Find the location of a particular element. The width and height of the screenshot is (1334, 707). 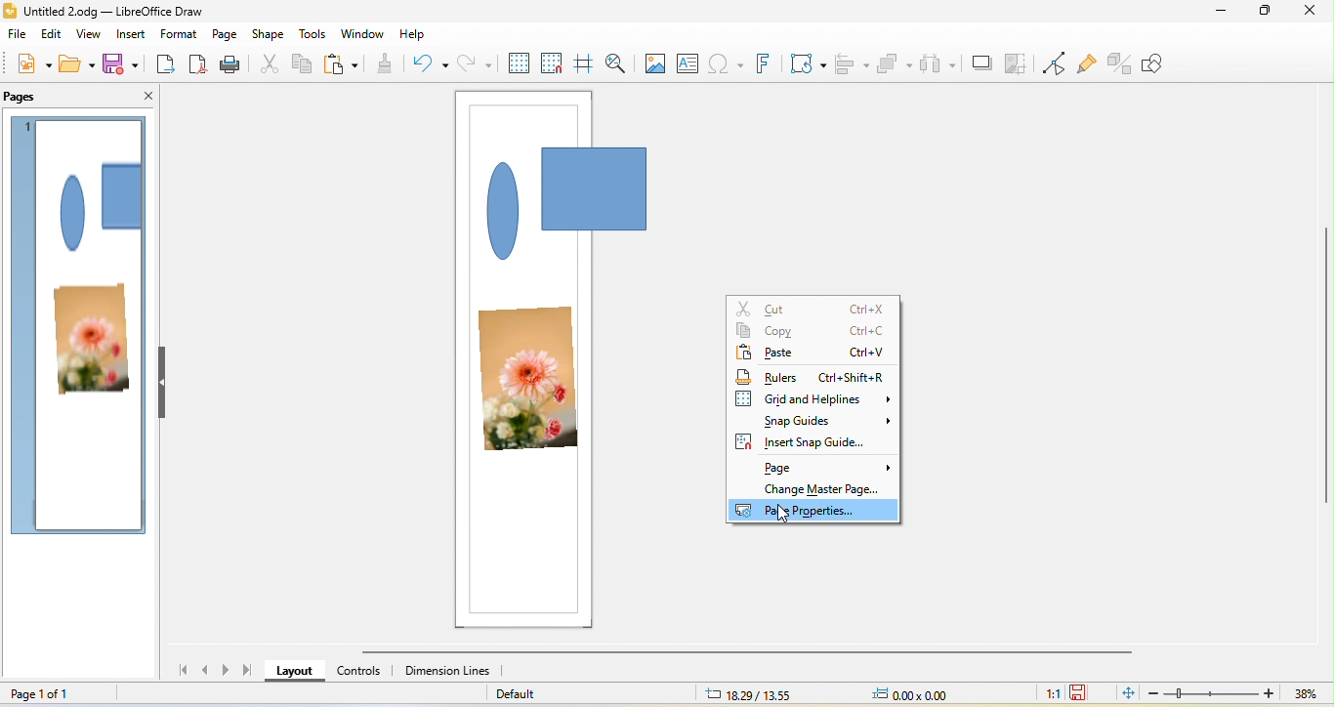

photo is located at coordinates (529, 379).